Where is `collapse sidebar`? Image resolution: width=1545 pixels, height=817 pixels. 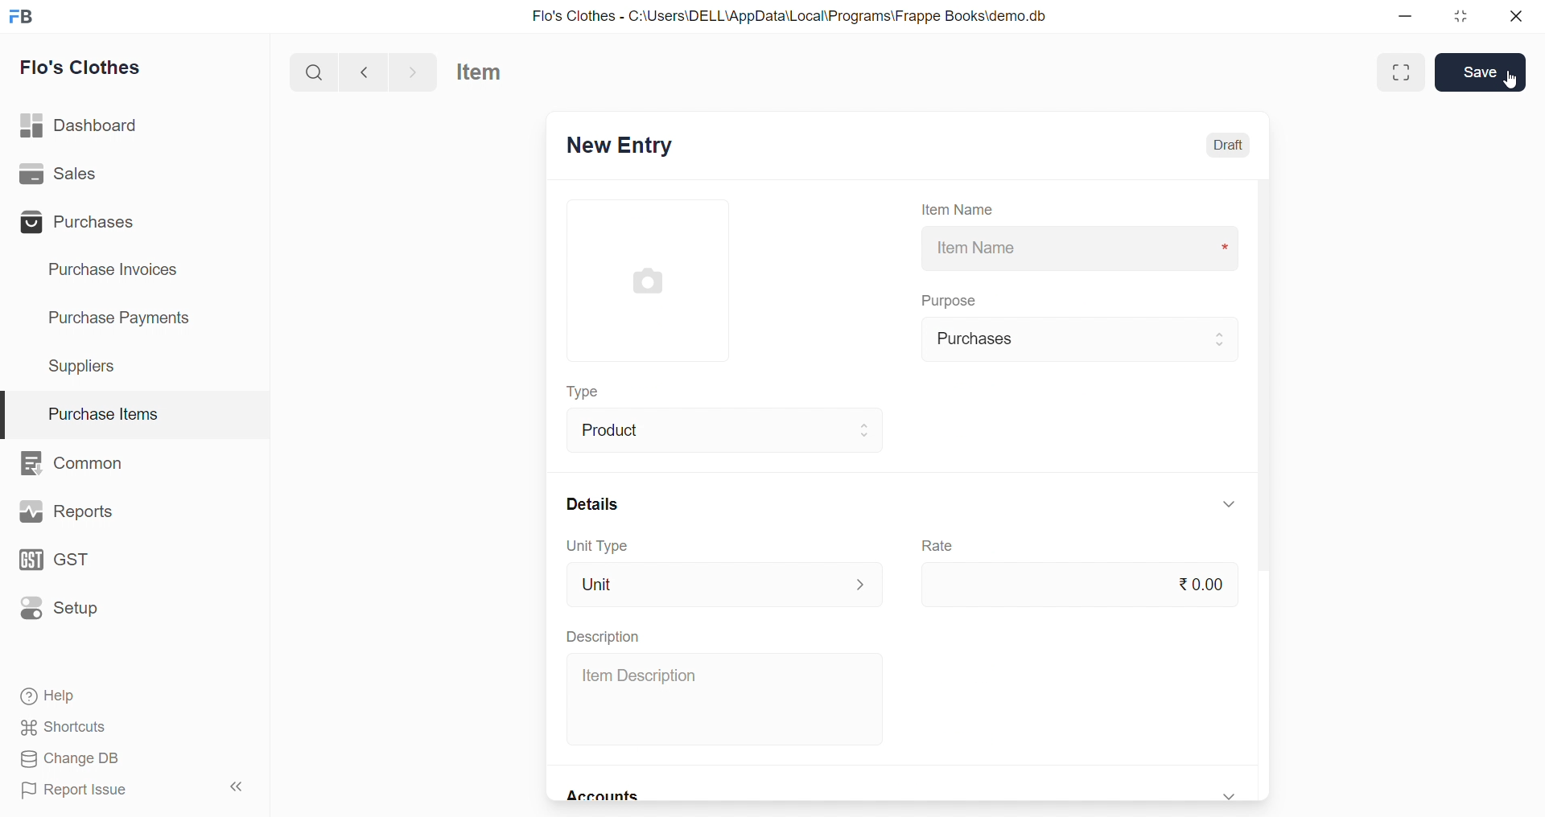
collapse sidebar is located at coordinates (243, 788).